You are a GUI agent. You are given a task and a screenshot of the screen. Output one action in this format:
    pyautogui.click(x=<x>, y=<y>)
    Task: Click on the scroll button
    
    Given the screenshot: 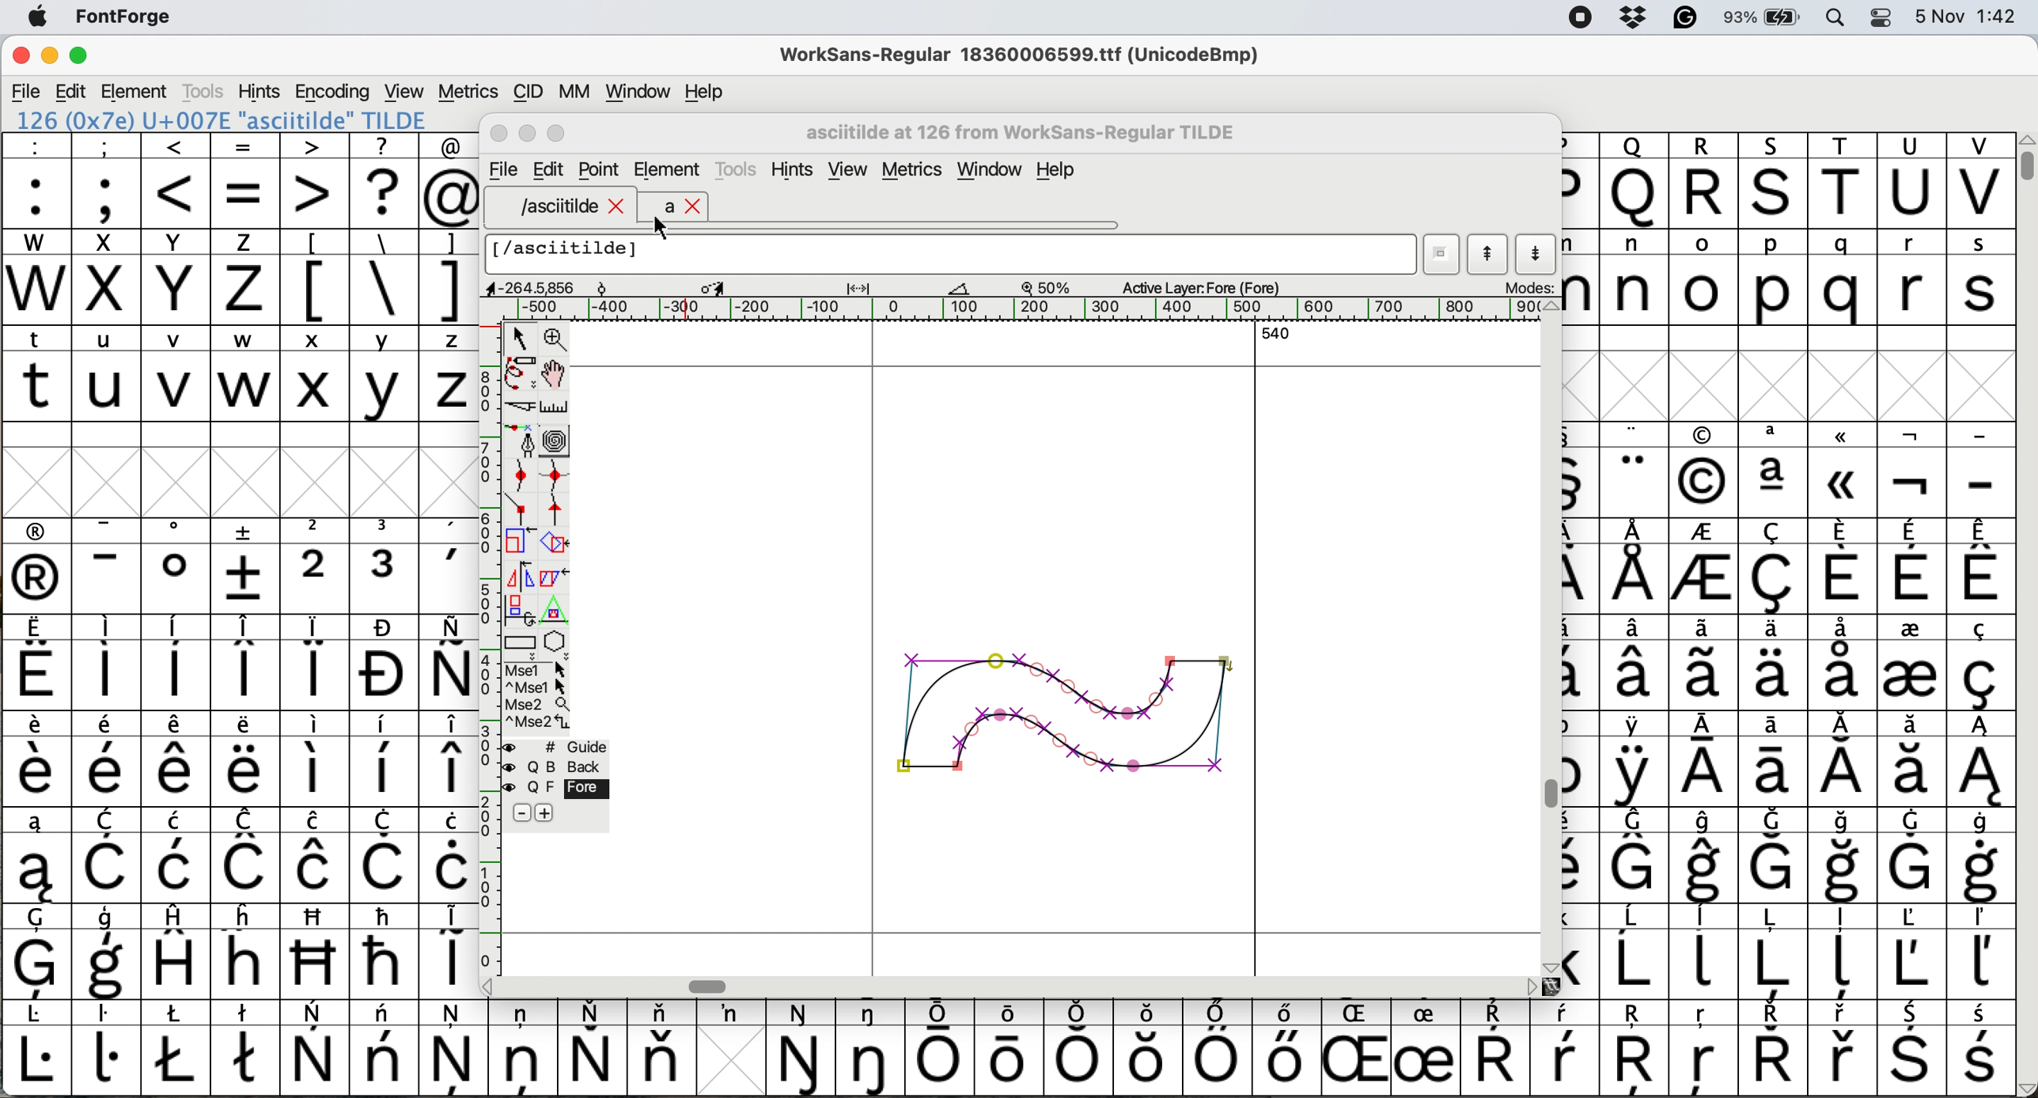 What is the action you would take?
    pyautogui.click(x=1551, y=307)
    